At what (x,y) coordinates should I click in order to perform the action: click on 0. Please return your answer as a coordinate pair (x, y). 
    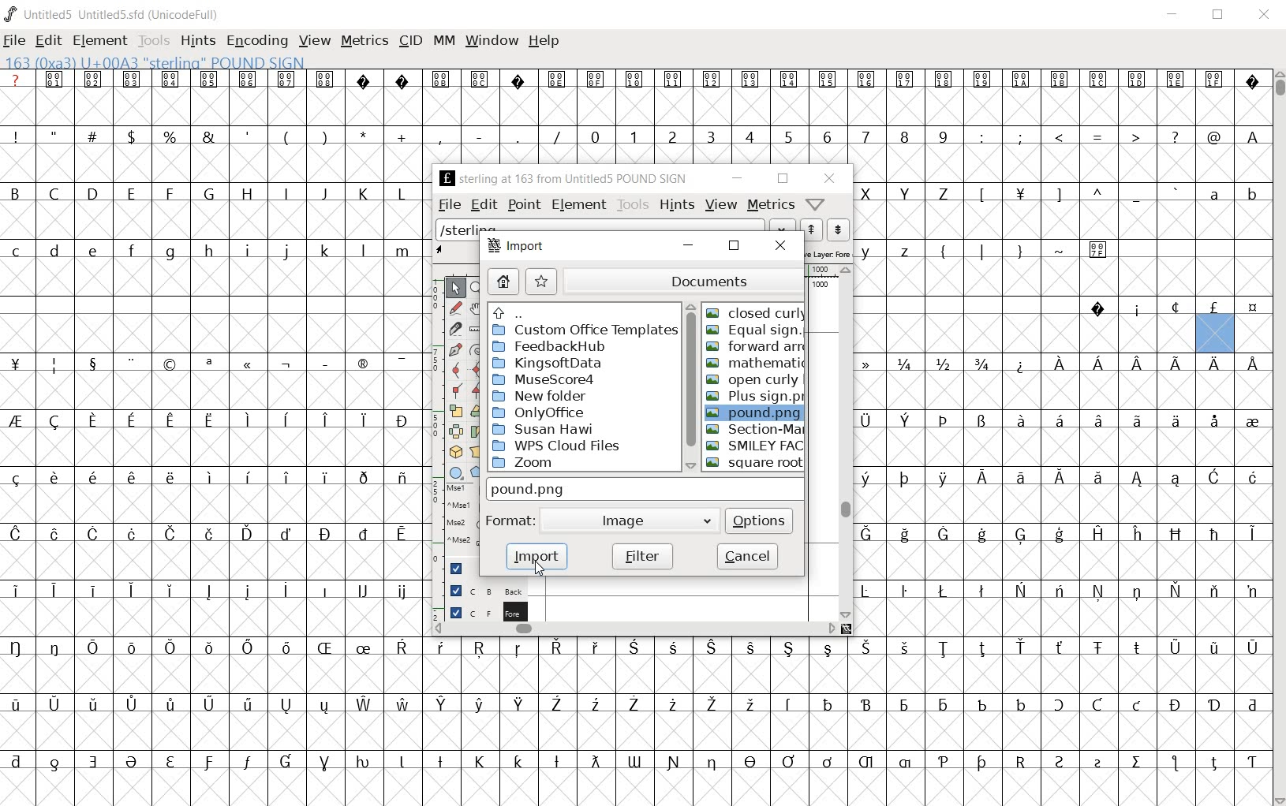
    Looking at the image, I should click on (593, 136).